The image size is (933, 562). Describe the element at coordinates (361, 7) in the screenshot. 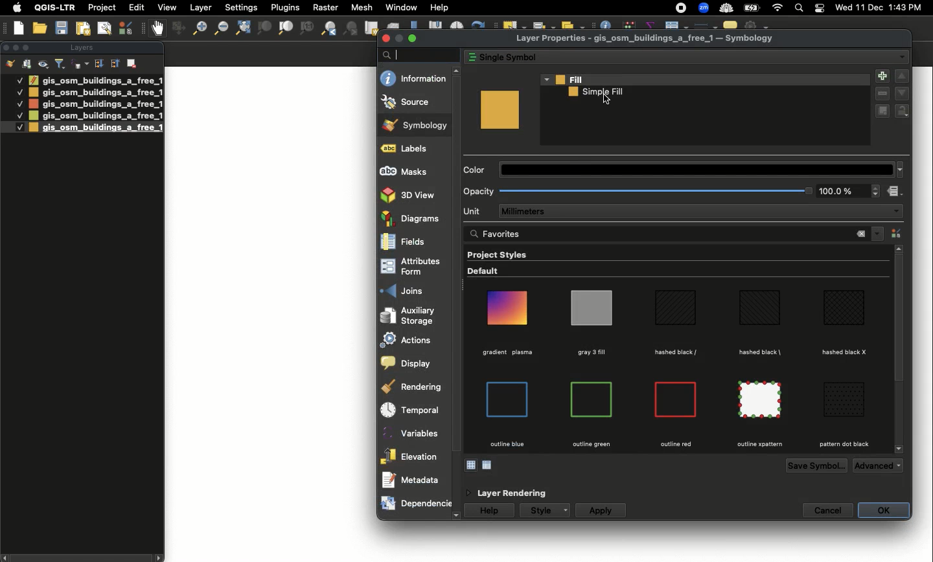

I see `Mesh` at that location.